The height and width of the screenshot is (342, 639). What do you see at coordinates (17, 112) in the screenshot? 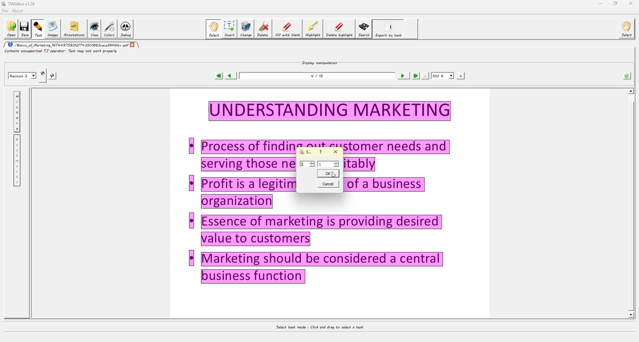
I see `history` at bounding box center [17, 112].